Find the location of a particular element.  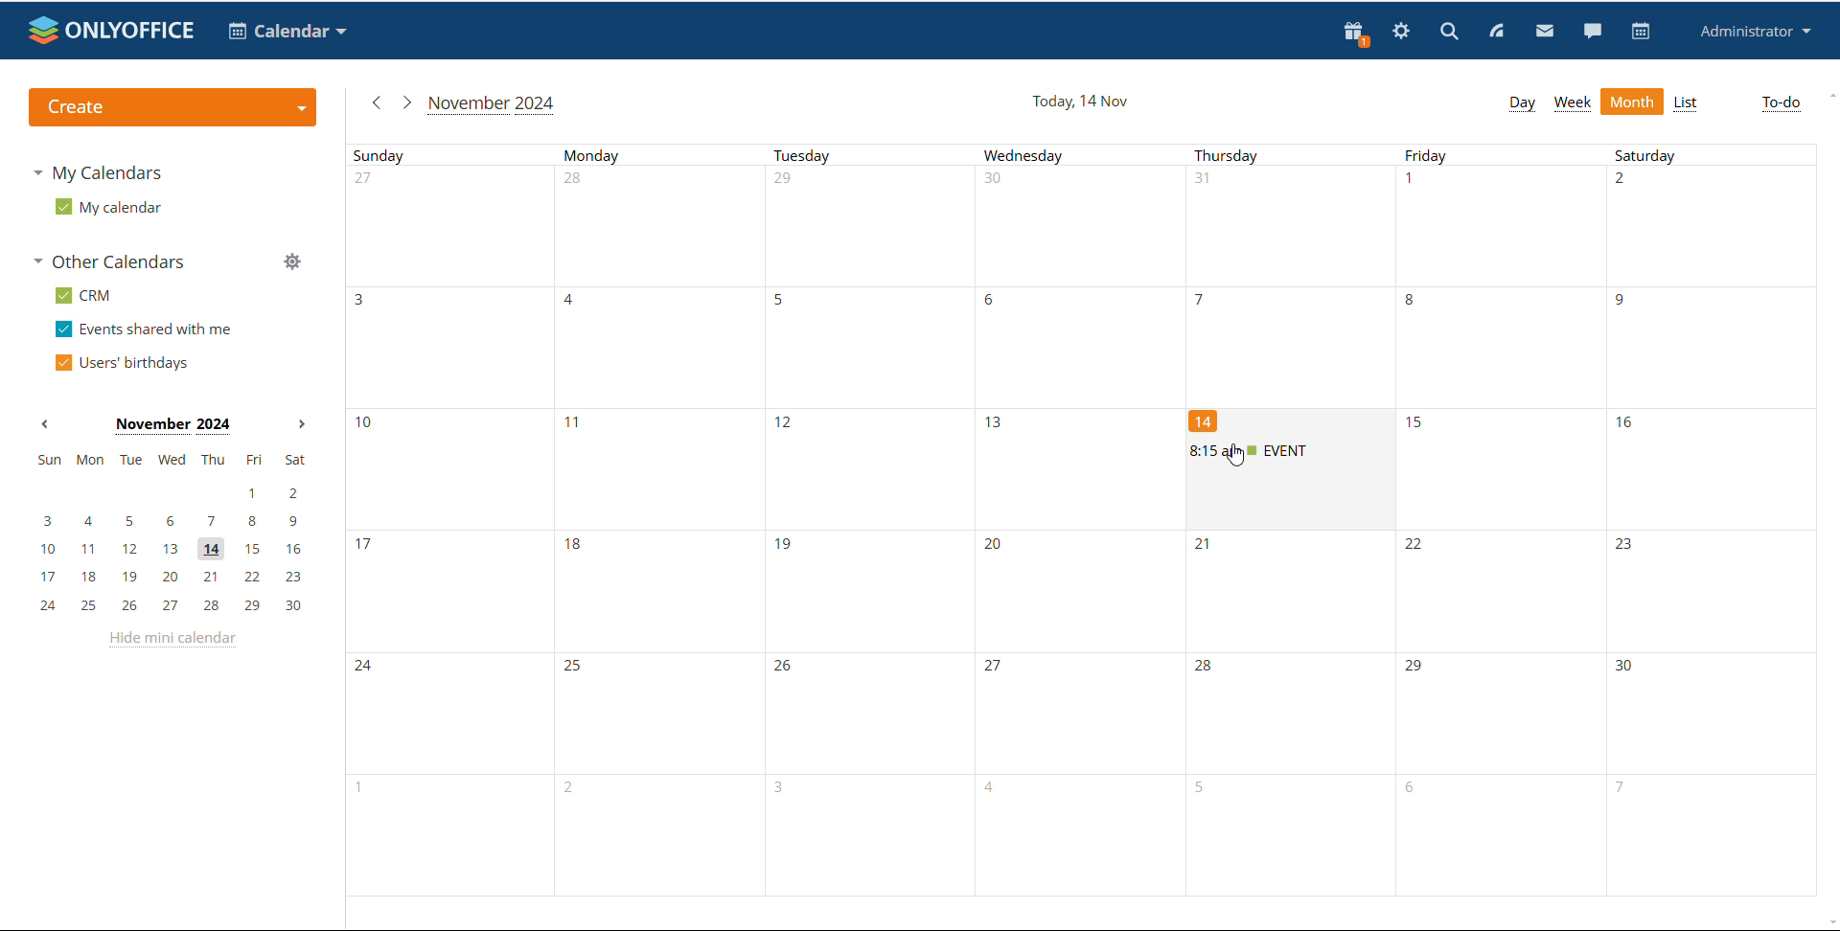

chat is located at coordinates (1592, 30).